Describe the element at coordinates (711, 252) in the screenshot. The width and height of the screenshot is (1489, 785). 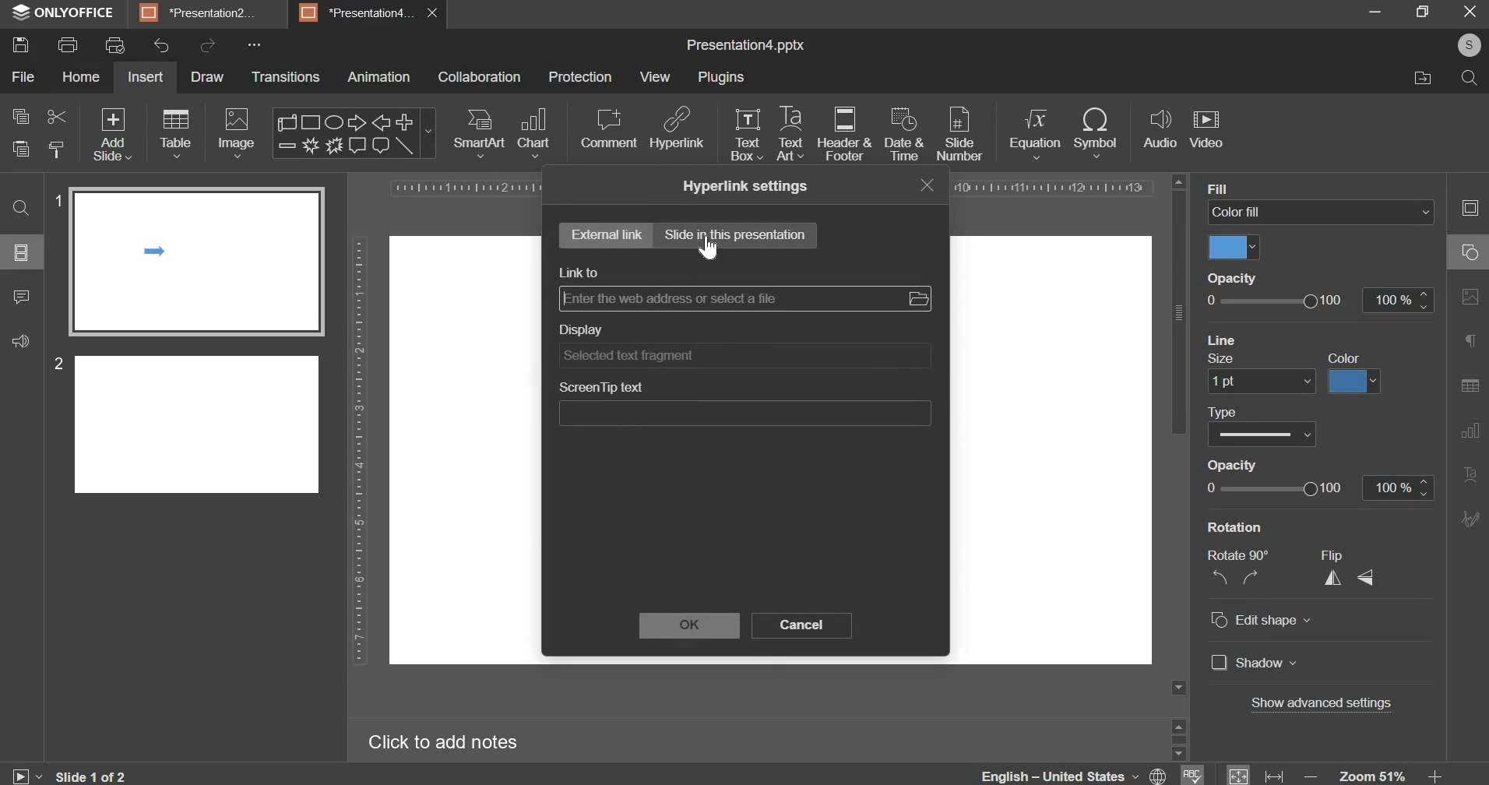
I see `cursor` at that location.